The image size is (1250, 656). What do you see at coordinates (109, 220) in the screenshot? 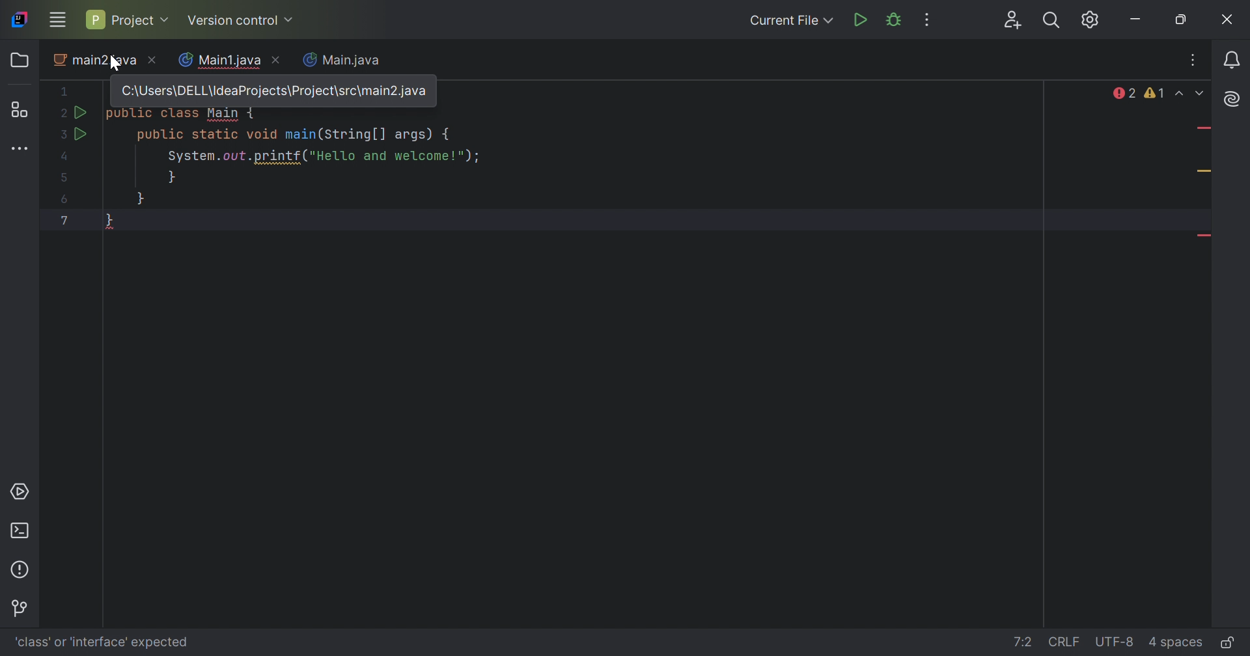
I see `}` at bounding box center [109, 220].